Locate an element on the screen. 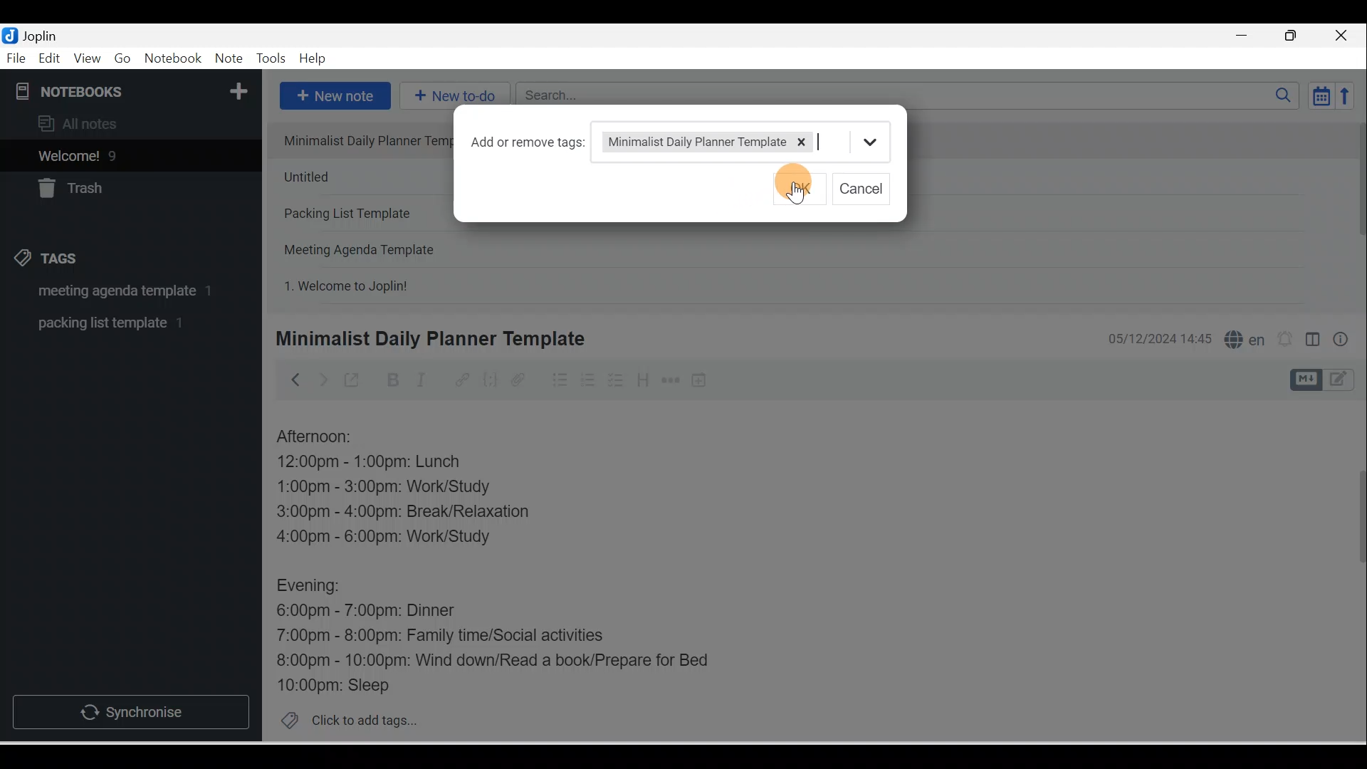 This screenshot has height=769, width=1367. Trash is located at coordinates (105, 184).